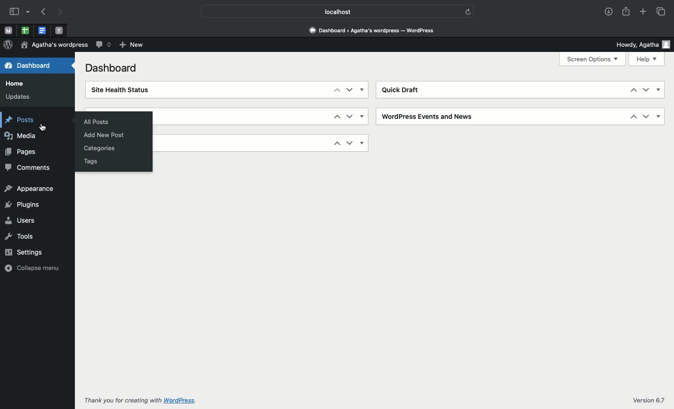 Image resolution: width=674 pixels, height=409 pixels. What do you see at coordinates (63, 12) in the screenshot?
I see `Next page` at bounding box center [63, 12].